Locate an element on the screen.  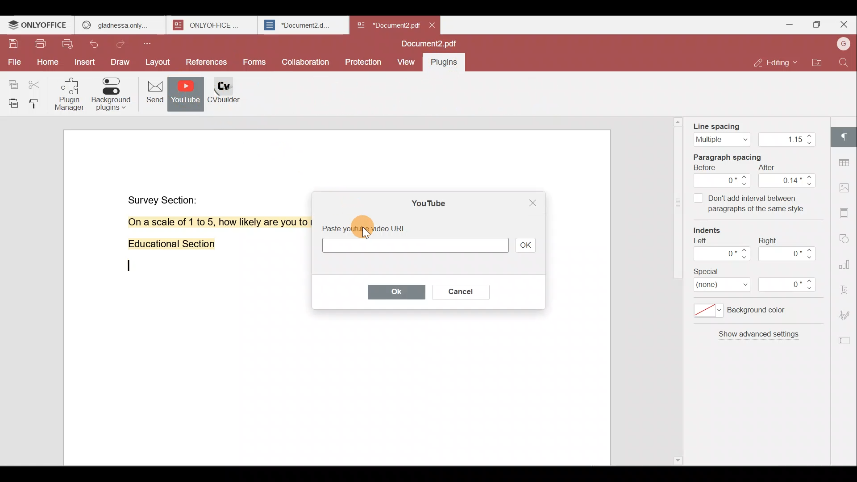
Image settings is located at coordinates (847, 189).